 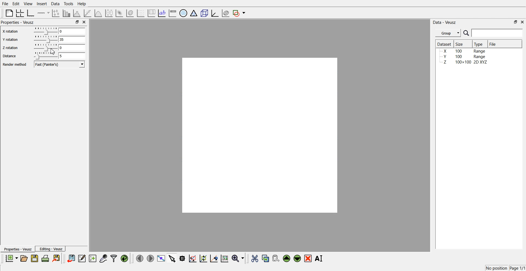 What do you see at coordinates (98, 13) in the screenshot?
I see `3D Function` at bounding box center [98, 13].